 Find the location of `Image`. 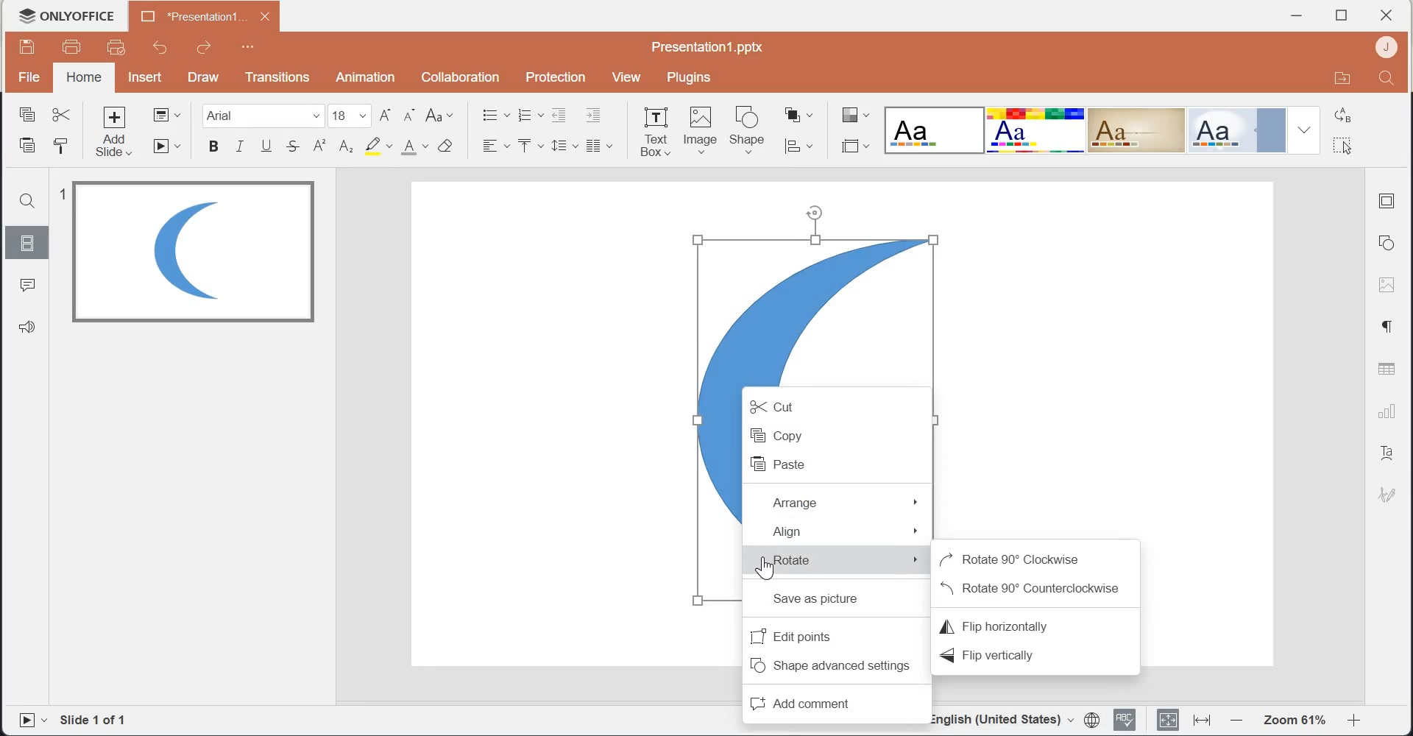

Image is located at coordinates (193, 253).